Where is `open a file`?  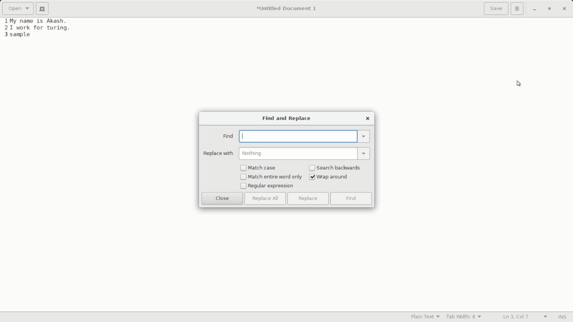 open a file is located at coordinates (18, 9).